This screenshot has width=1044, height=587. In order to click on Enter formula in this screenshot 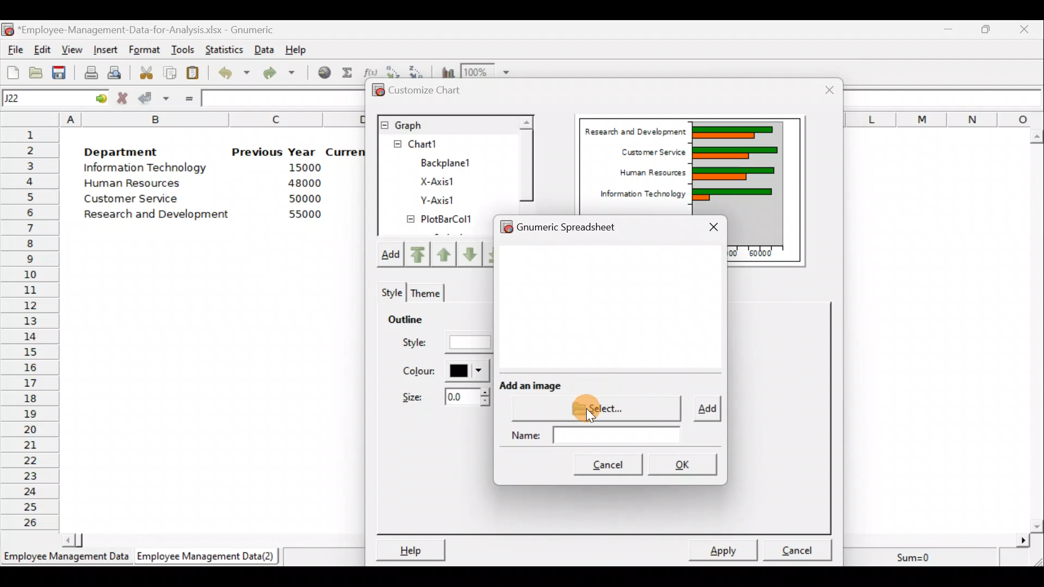, I will do `click(187, 99)`.